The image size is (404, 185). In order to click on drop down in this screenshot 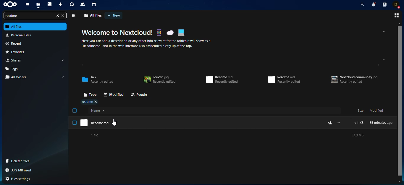, I will do `click(63, 77)`.